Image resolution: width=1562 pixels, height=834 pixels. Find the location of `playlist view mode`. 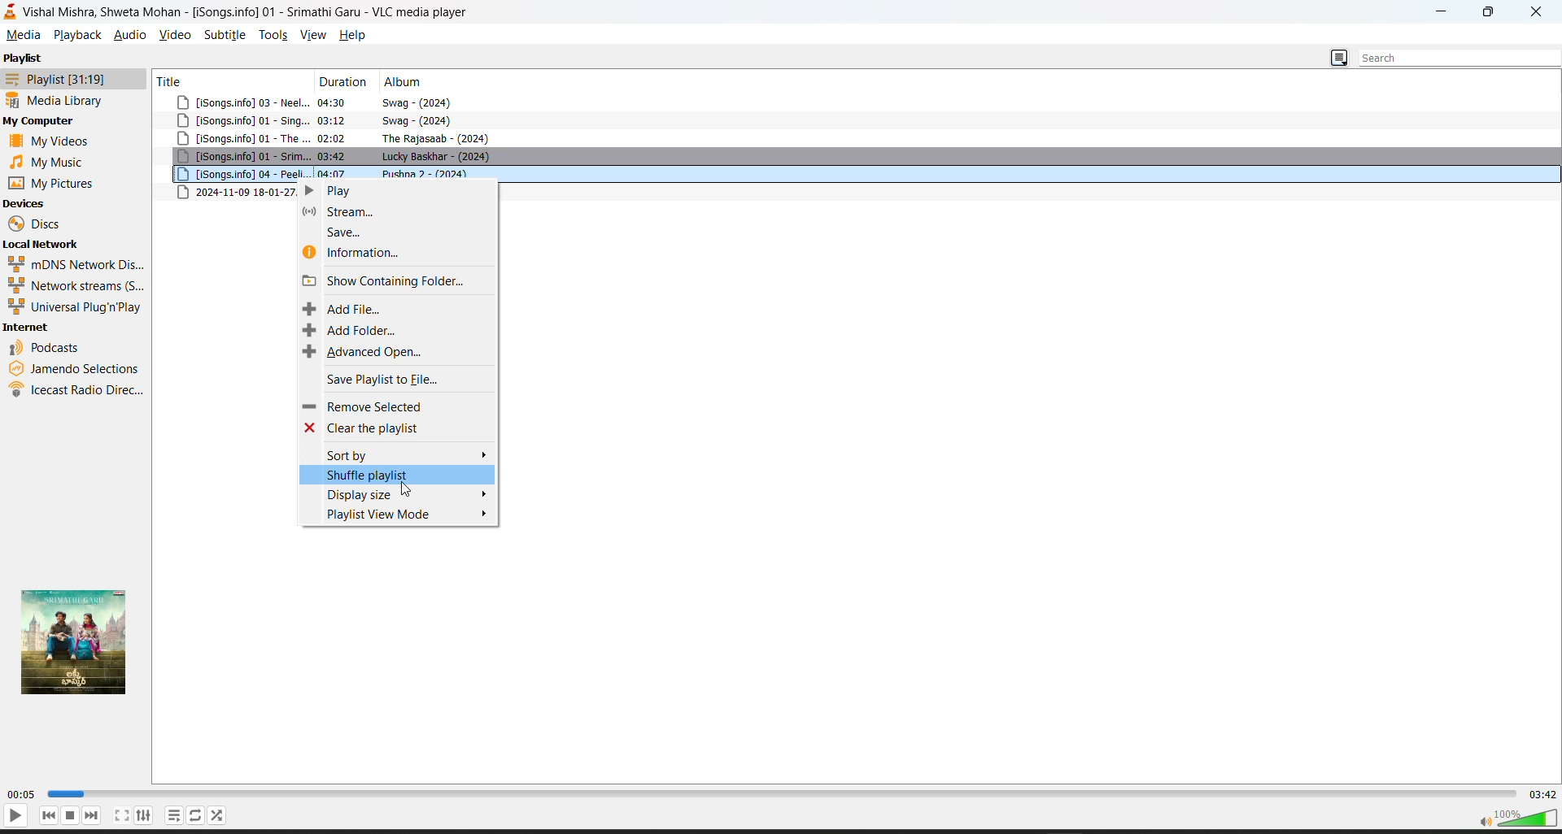

playlist view mode is located at coordinates (403, 515).